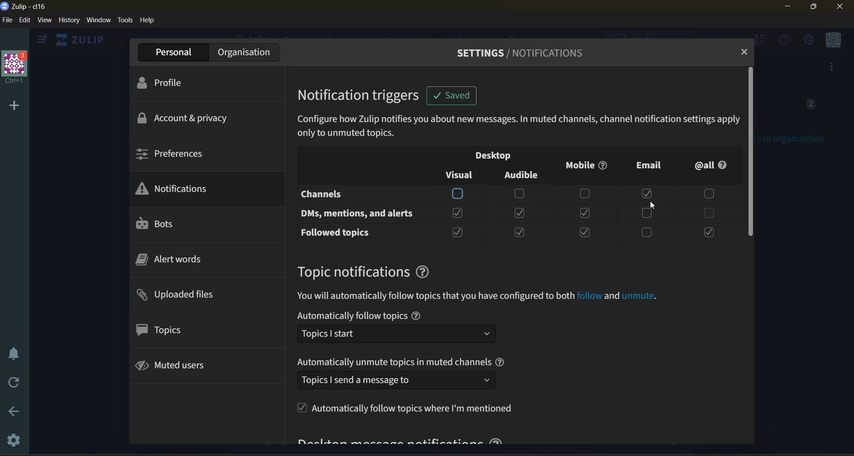  What do you see at coordinates (346, 195) in the screenshot?
I see `channels` at bounding box center [346, 195].